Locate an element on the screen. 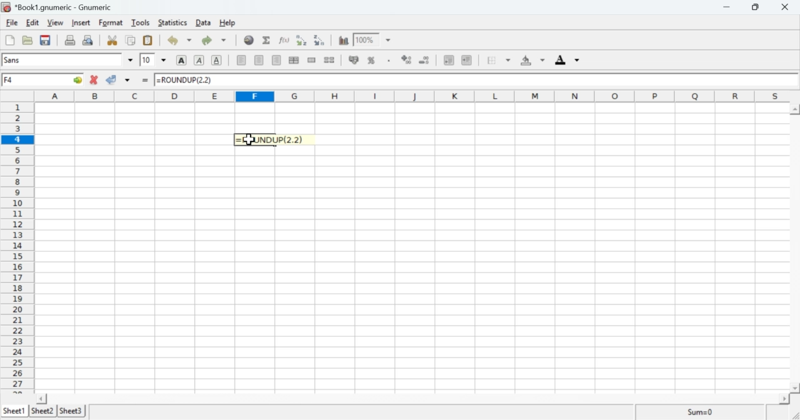 This screenshot has width=800, height=420. Minimise is located at coordinates (725, 7).